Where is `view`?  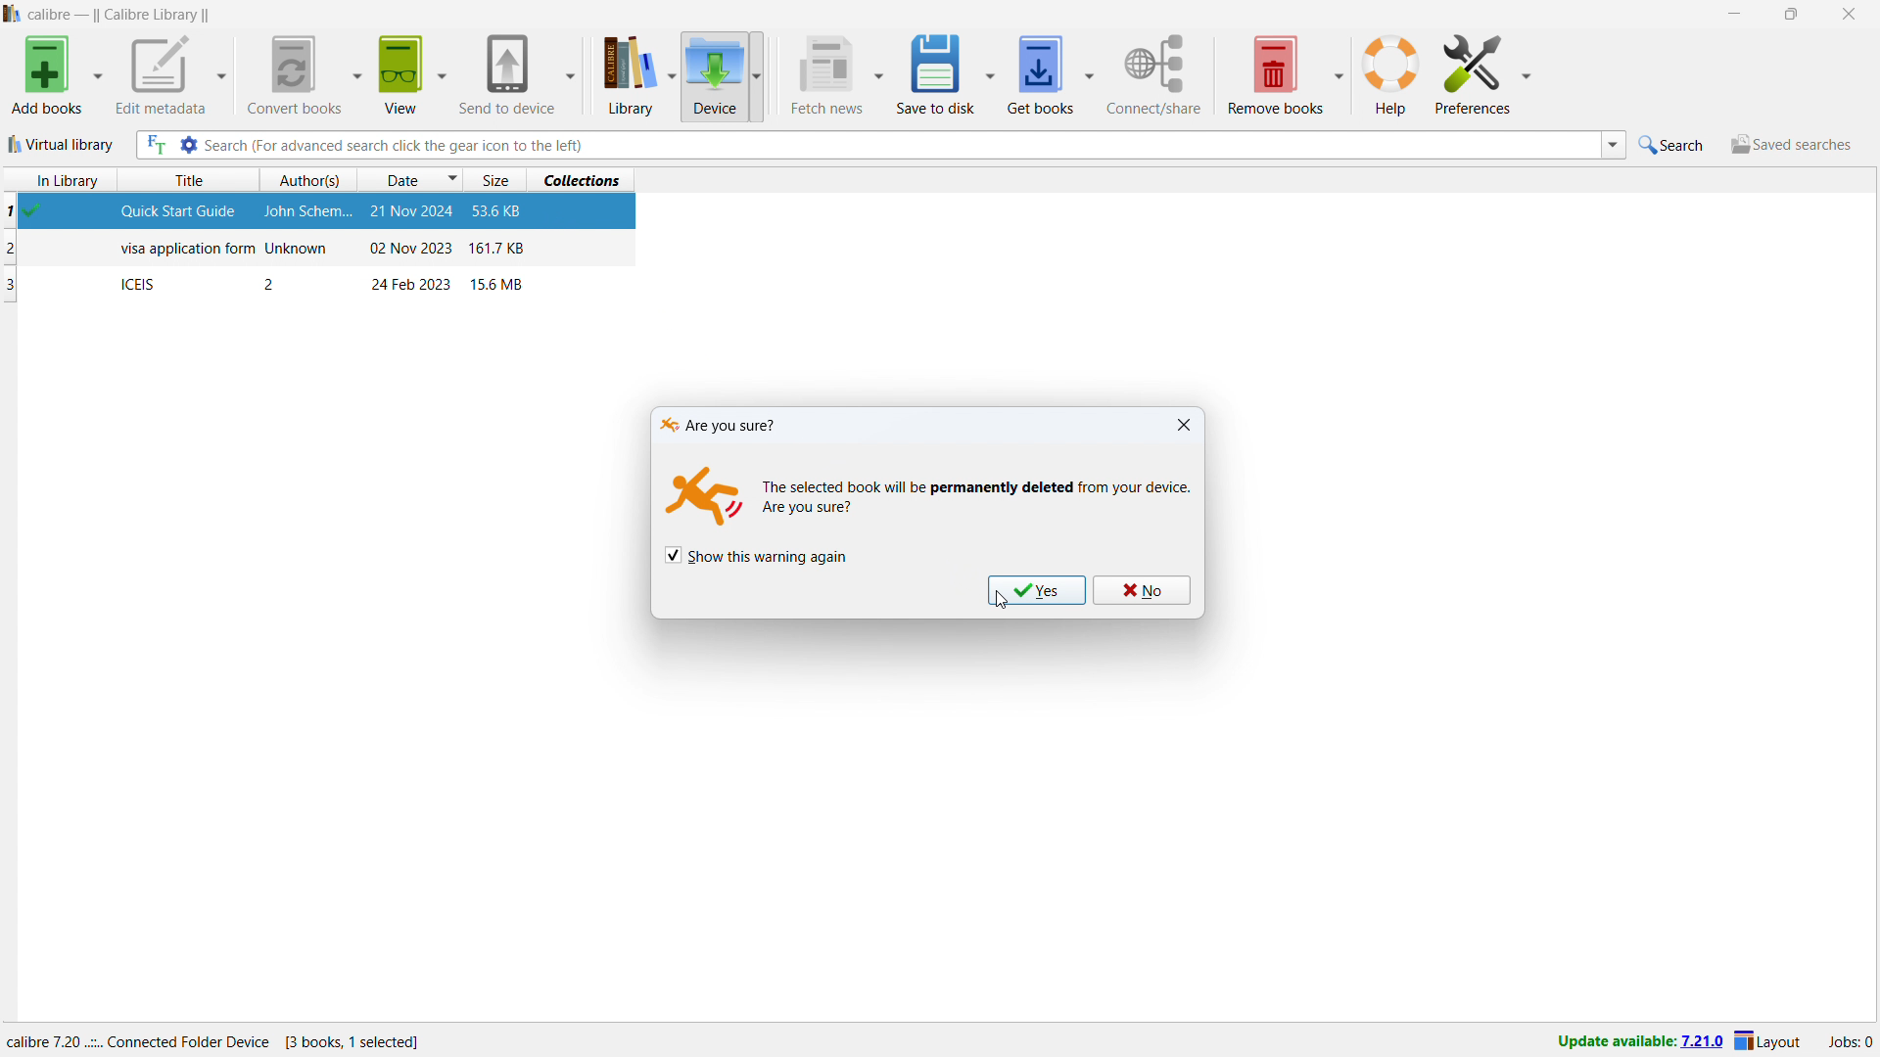 view is located at coordinates (399, 74).